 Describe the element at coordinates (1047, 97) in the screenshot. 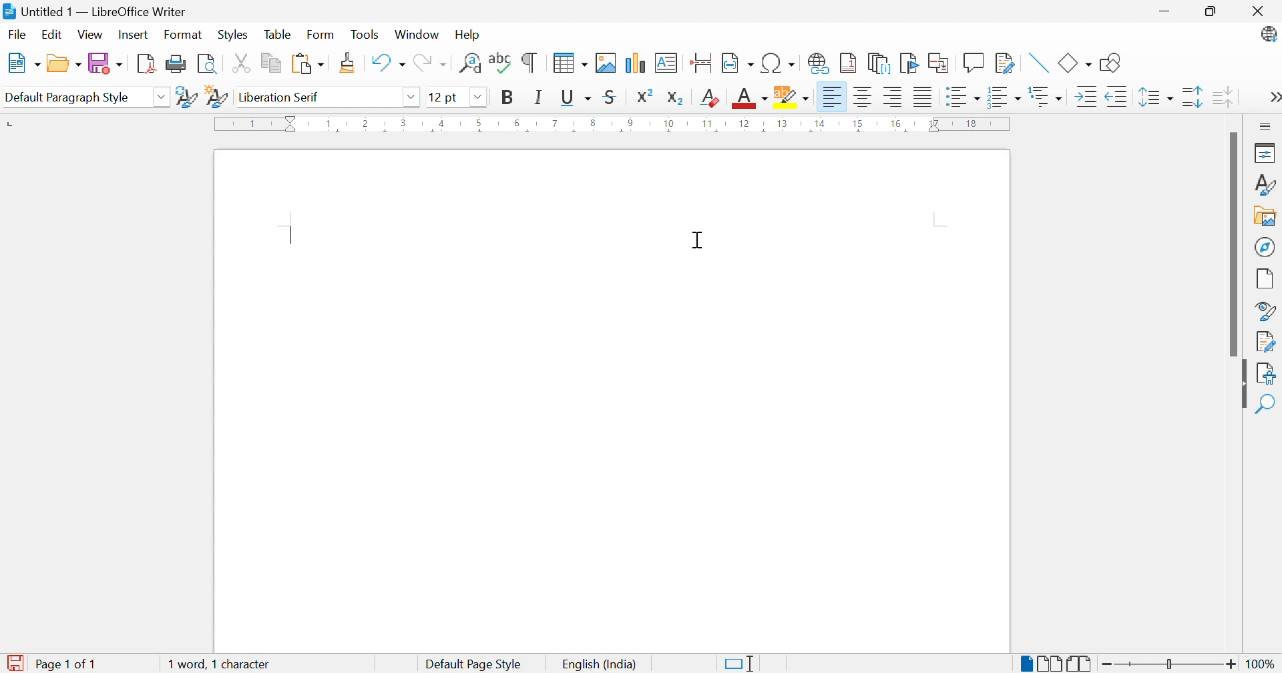

I see `Select Outline Format` at that location.